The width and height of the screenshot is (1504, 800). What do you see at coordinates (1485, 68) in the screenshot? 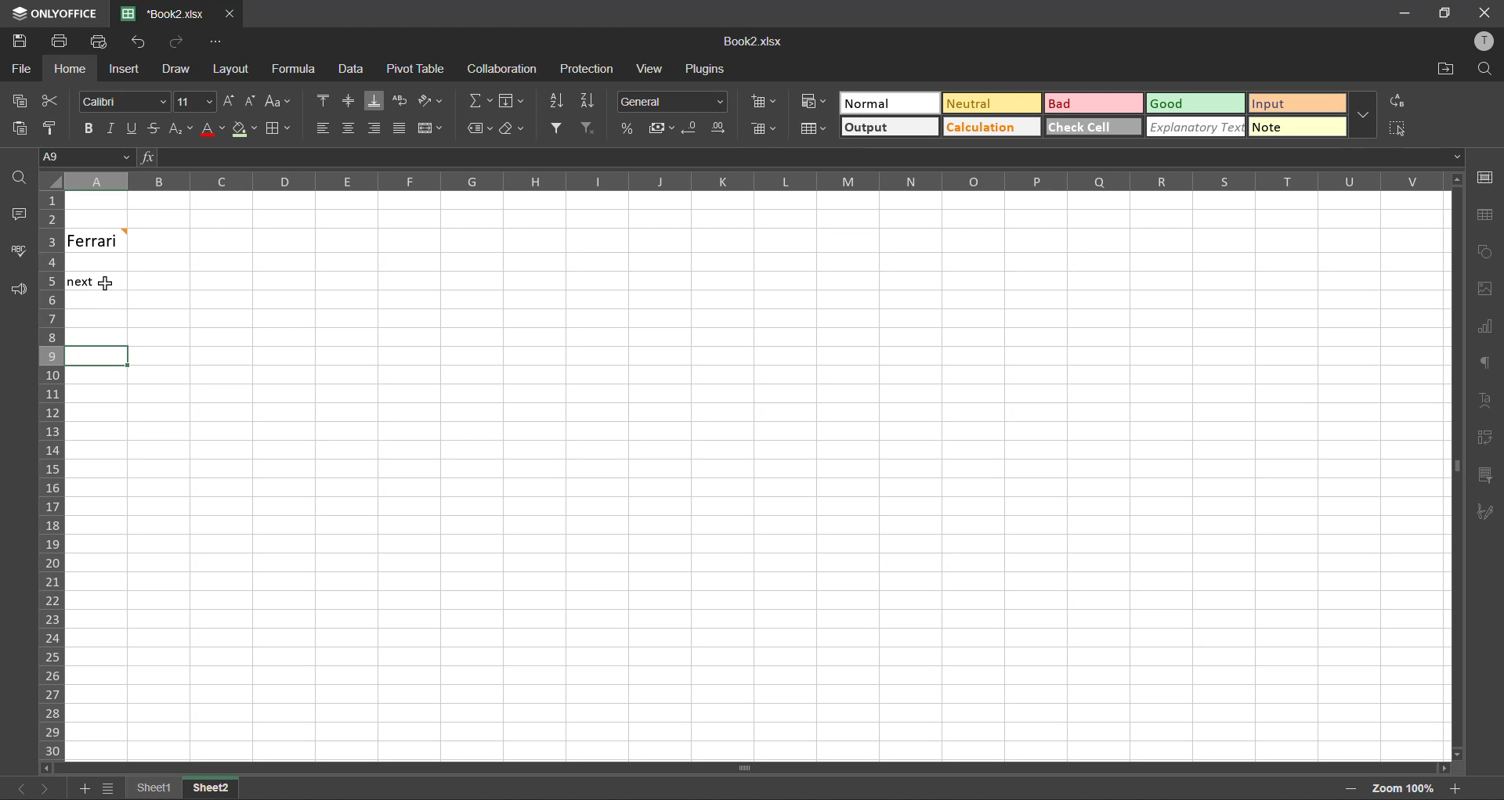
I see `find` at bounding box center [1485, 68].